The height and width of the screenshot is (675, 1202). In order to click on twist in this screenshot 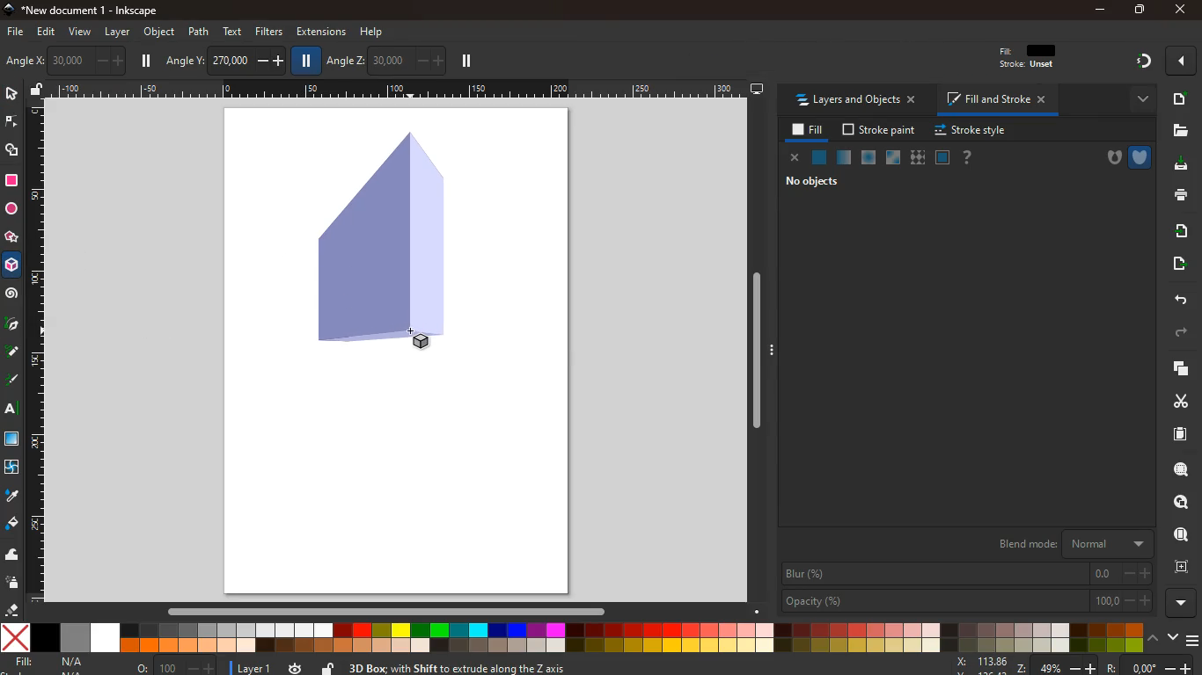, I will do `click(11, 467)`.